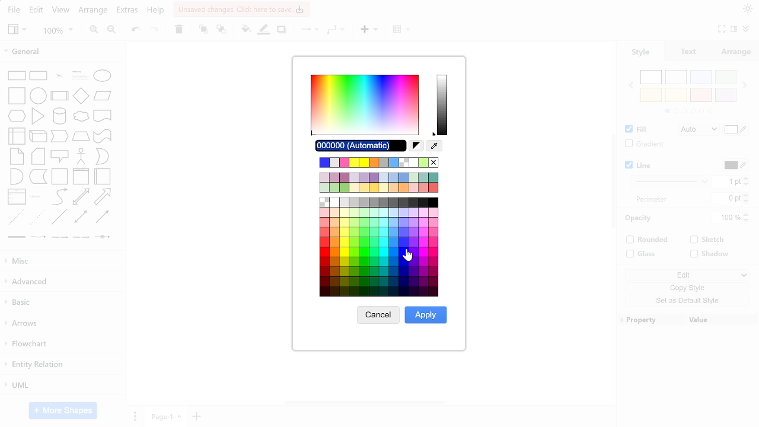 The width and height of the screenshot is (759, 427). Describe the element at coordinates (652, 199) in the screenshot. I see `text` at that location.